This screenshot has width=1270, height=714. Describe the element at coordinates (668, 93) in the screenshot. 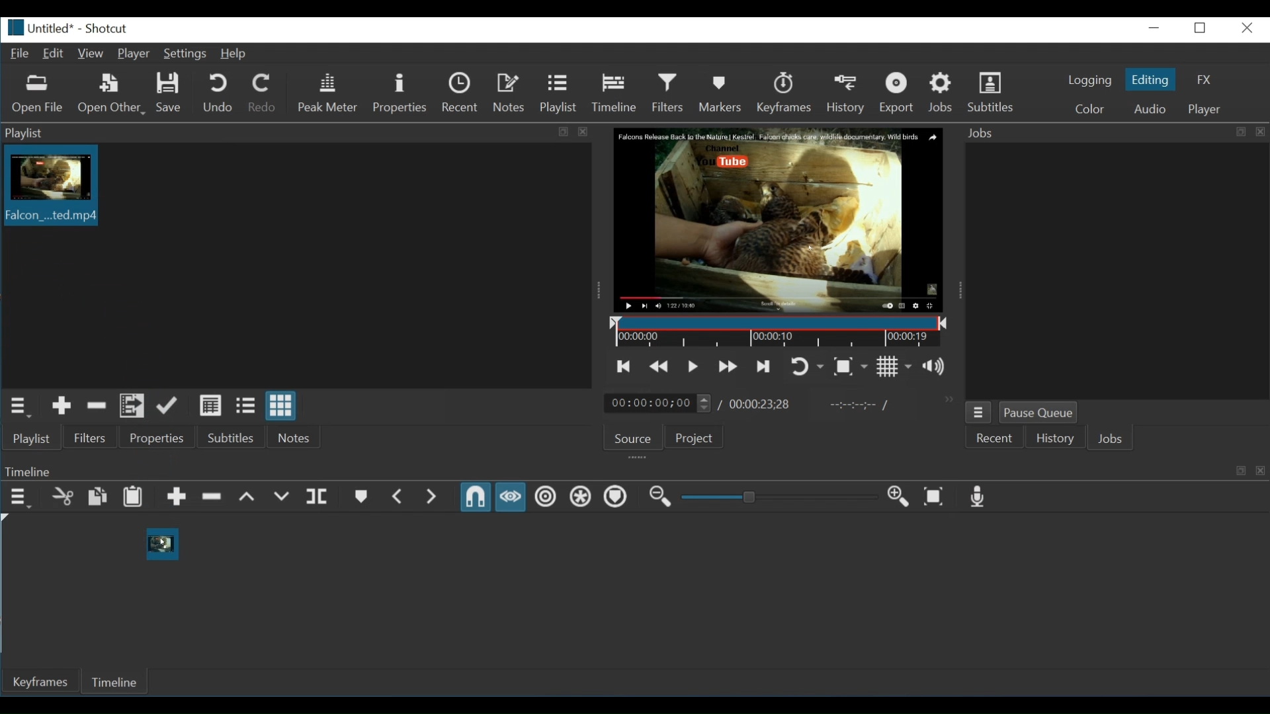

I see `Filters` at that location.